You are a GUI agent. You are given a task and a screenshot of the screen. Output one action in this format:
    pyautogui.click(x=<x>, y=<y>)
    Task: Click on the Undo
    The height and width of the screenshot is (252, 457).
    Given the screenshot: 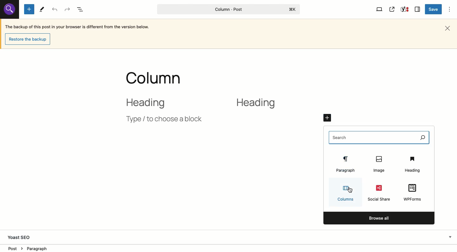 What is the action you would take?
    pyautogui.click(x=55, y=10)
    